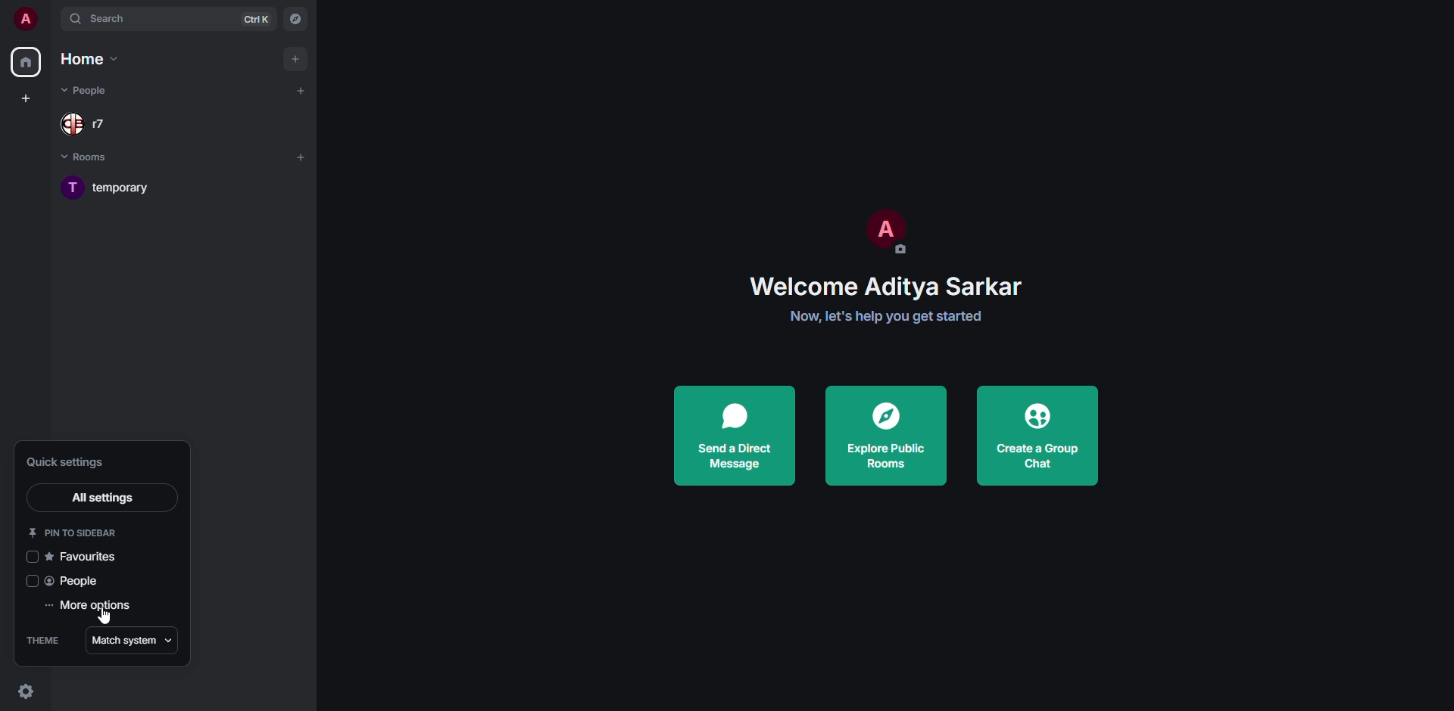  Describe the element at coordinates (28, 63) in the screenshot. I see `home` at that location.